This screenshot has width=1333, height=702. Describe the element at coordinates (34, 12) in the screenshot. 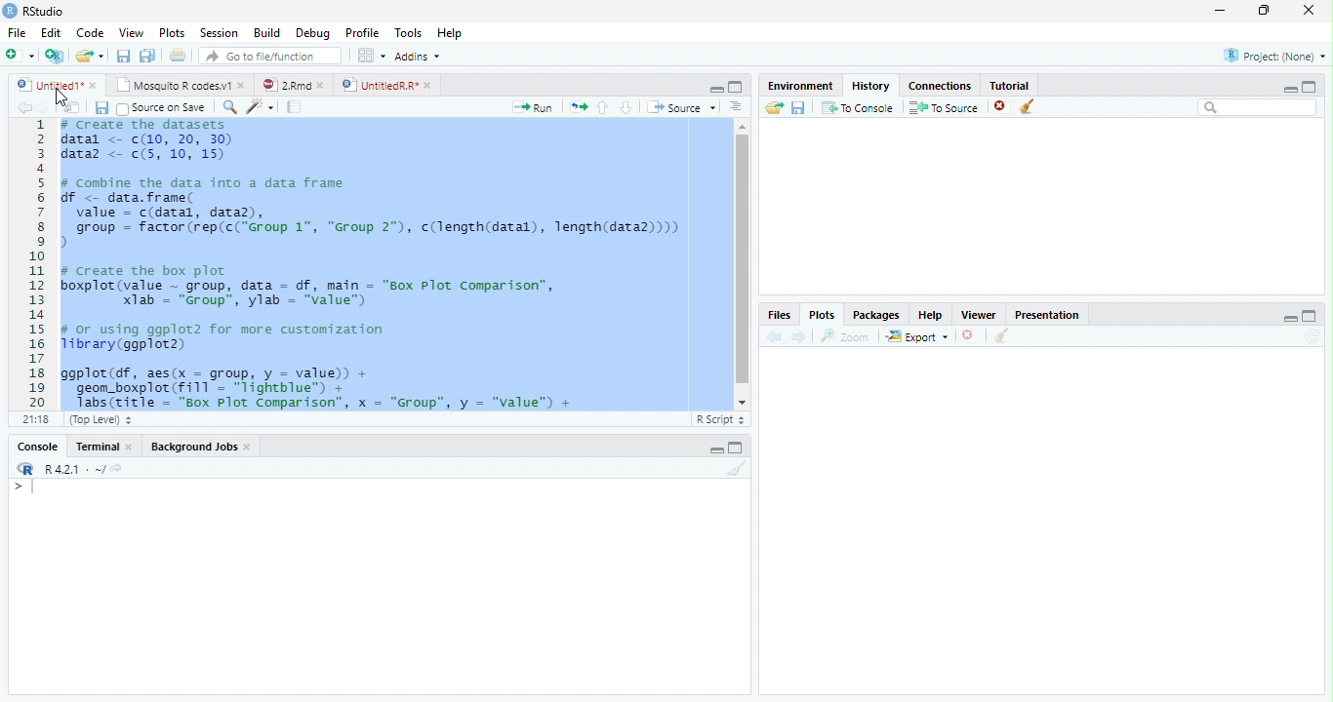

I see `RStudio` at that location.